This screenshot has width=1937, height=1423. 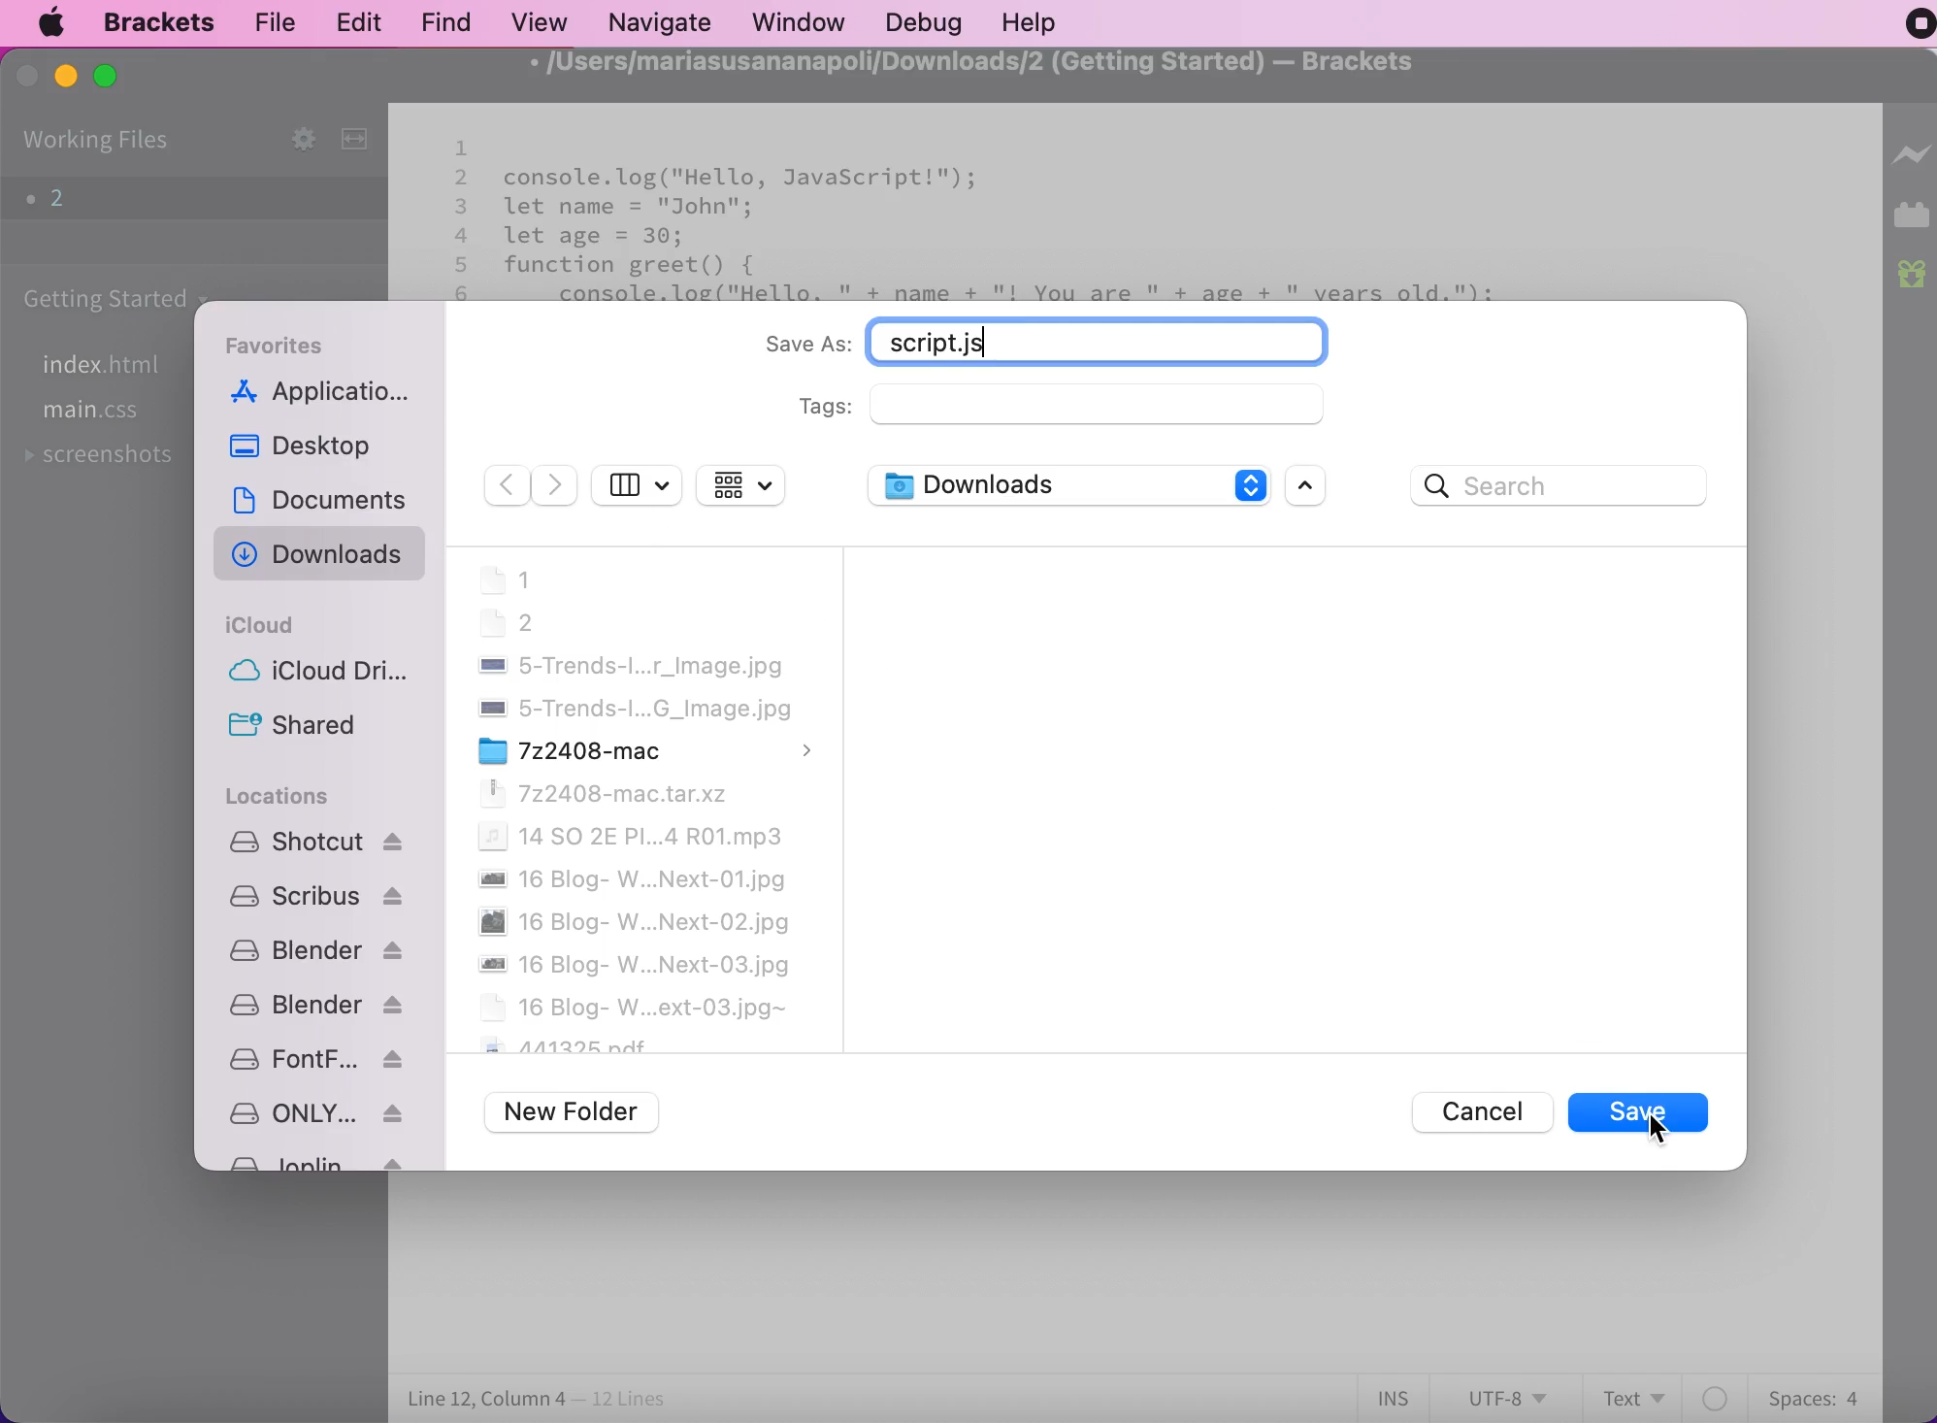 What do you see at coordinates (659, 20) in the screenshot?
I see `navigate` at bounding box center [659, 20].